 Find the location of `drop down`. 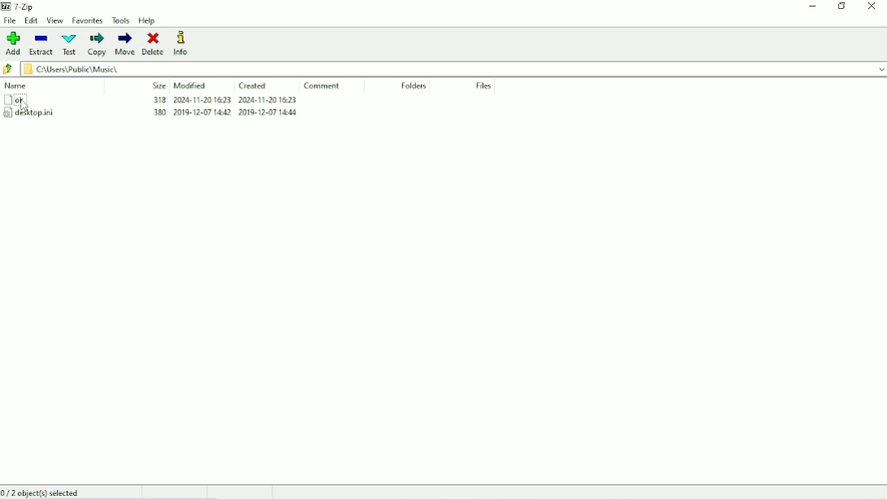

drop down is located at coordinates (881, 68).